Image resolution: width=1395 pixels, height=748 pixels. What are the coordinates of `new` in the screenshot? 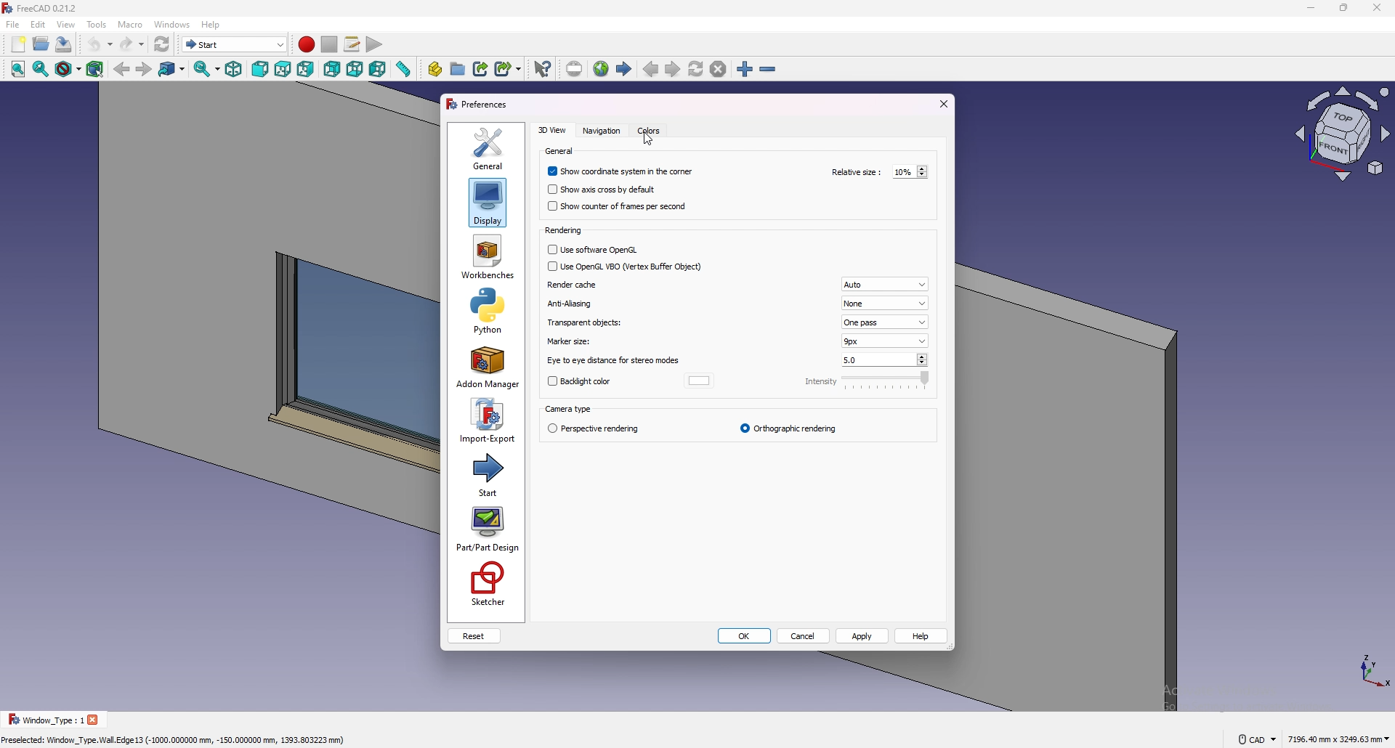 It's located at (17, 44).